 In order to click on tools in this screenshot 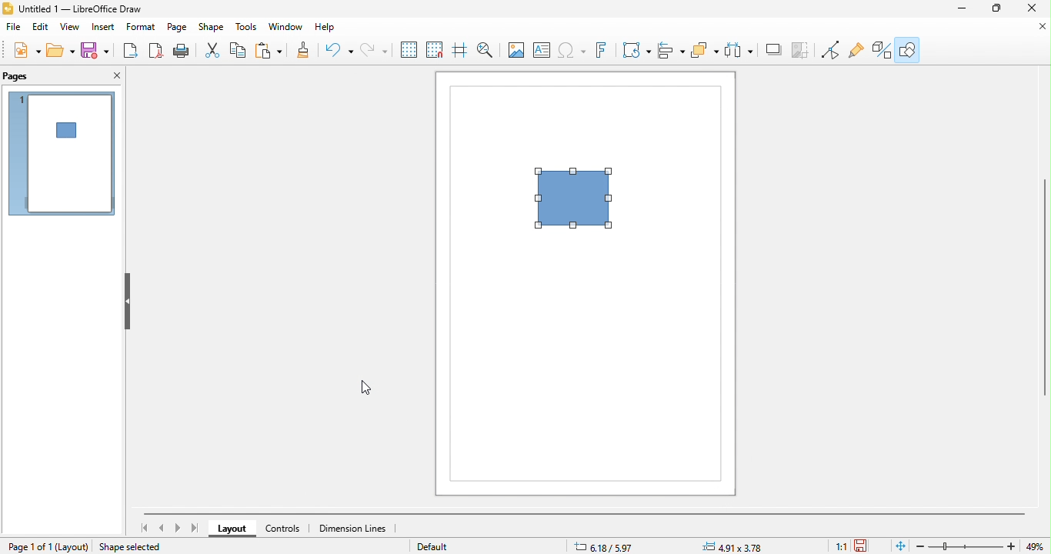, I will do `click(247, 28)`.